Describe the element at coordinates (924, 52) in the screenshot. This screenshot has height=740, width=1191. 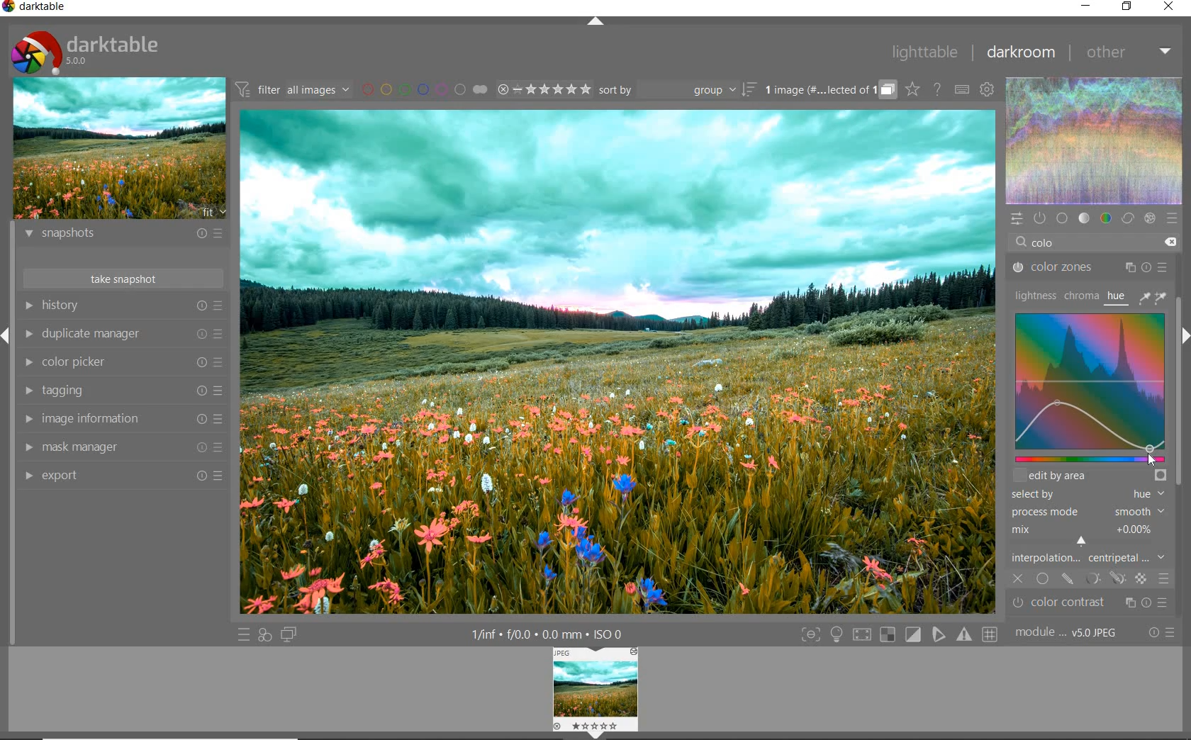
I see `lighttable` at that location.